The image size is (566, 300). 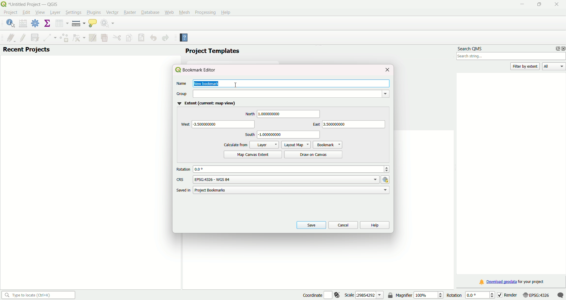 I want to click on logo and title, so click(x=31, y=4).